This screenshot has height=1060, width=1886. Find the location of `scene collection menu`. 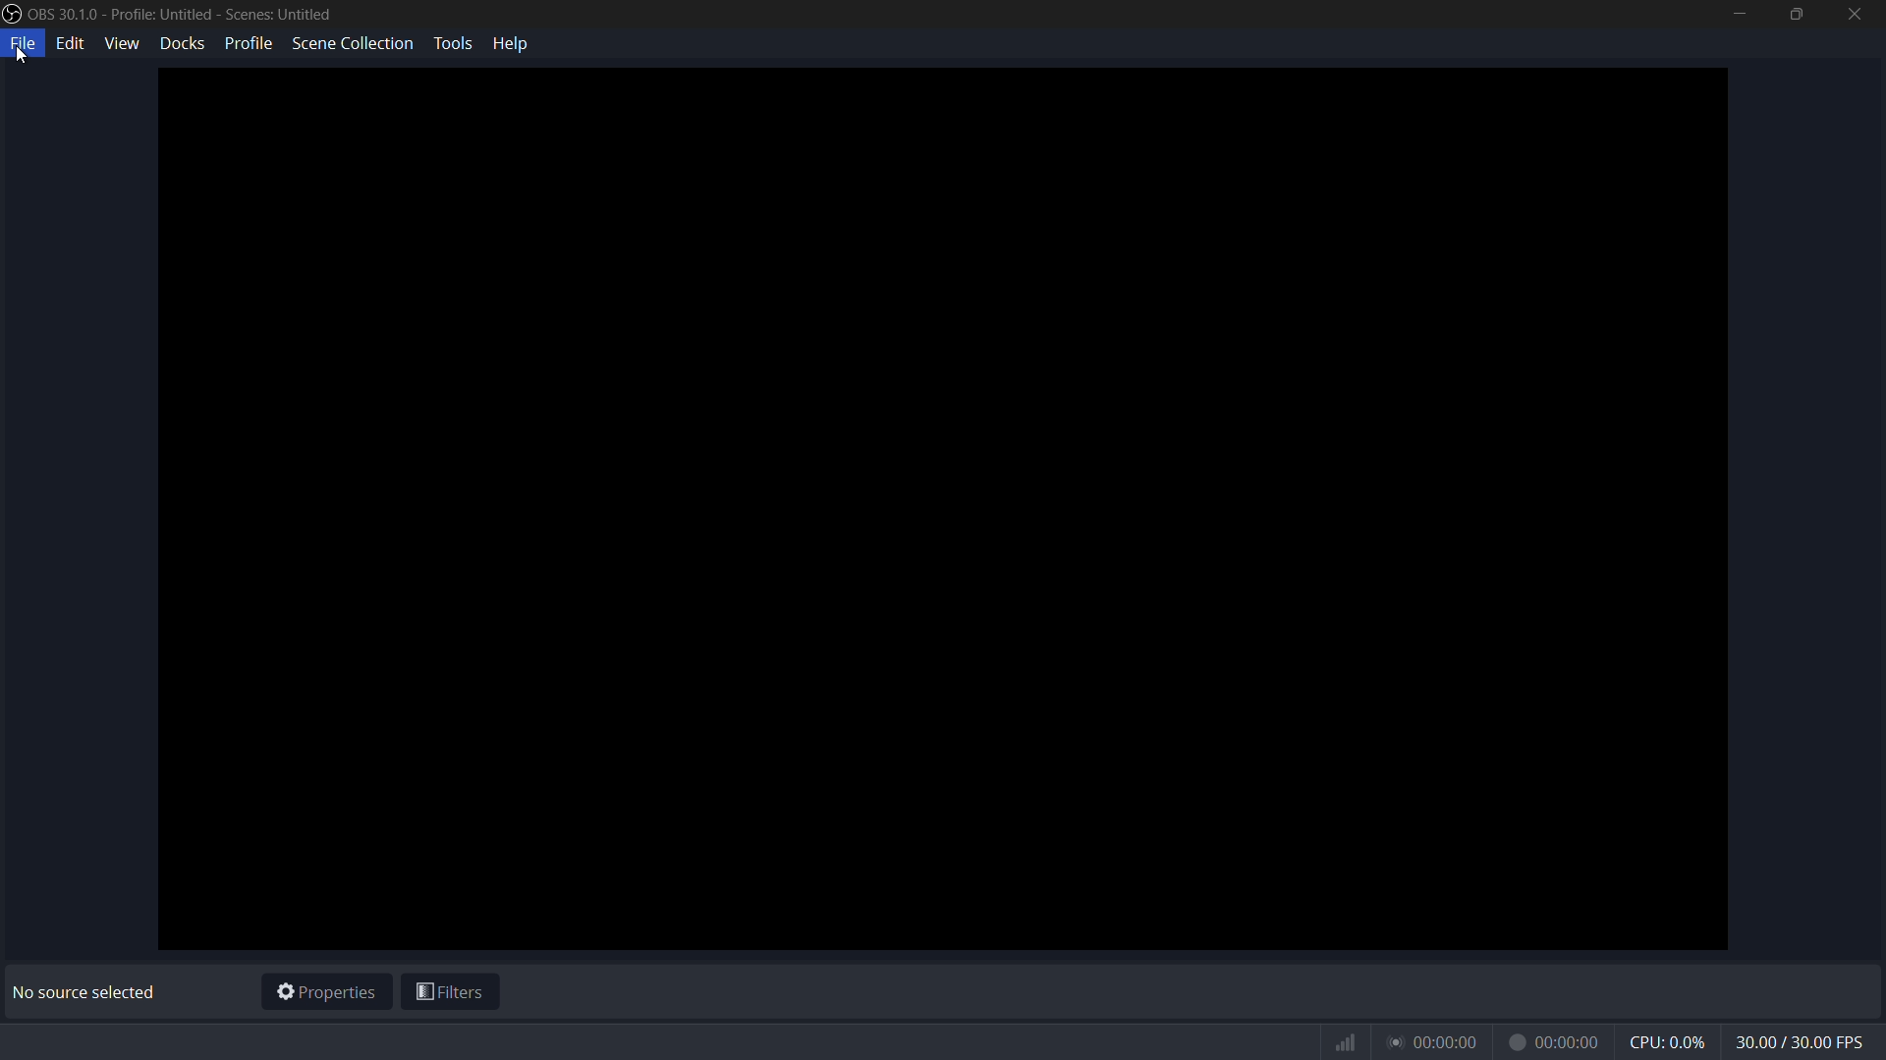

scene collection menu is located at coordinates (352, 42).